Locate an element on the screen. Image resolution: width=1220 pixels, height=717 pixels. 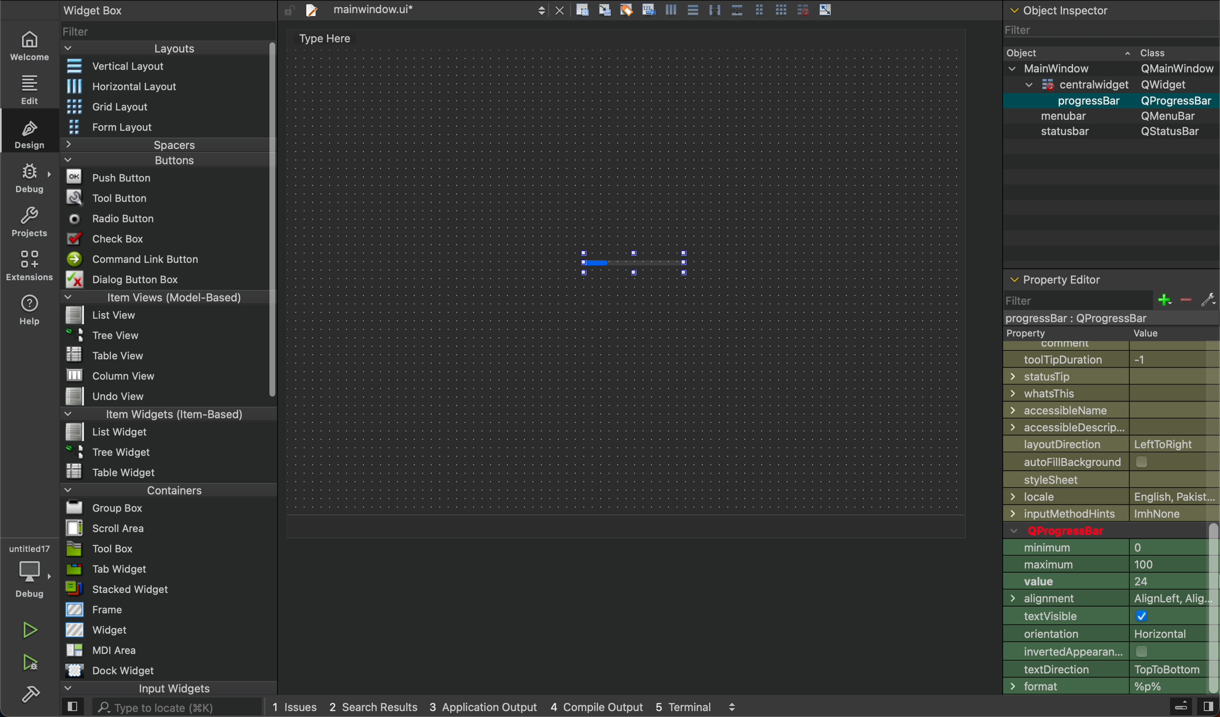
layoutDirection is located at coordinates (1112, 443).